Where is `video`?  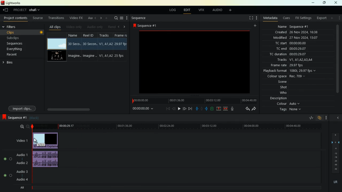 video is located at coordinates (57, 43).